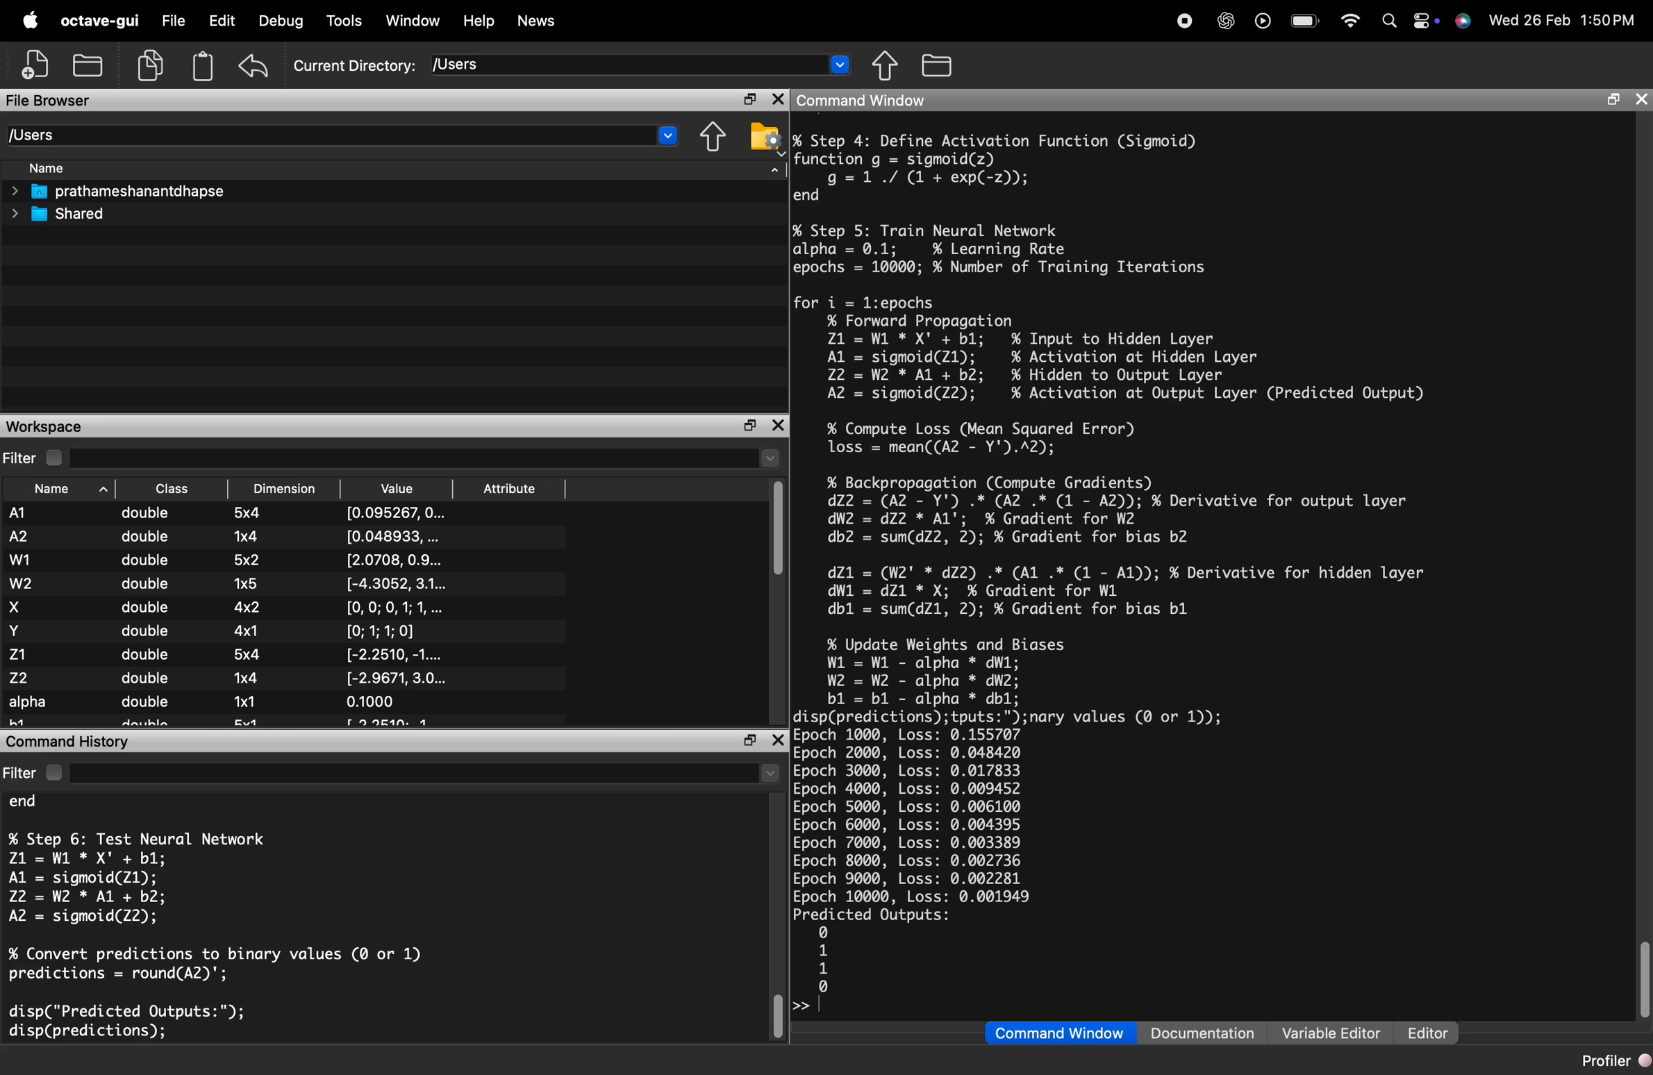 Image resolution: width=1653 pixels, height=1075 pixels. Describe the element at coordinates (18, 631) in the screenshot. I see `Y` at that location.